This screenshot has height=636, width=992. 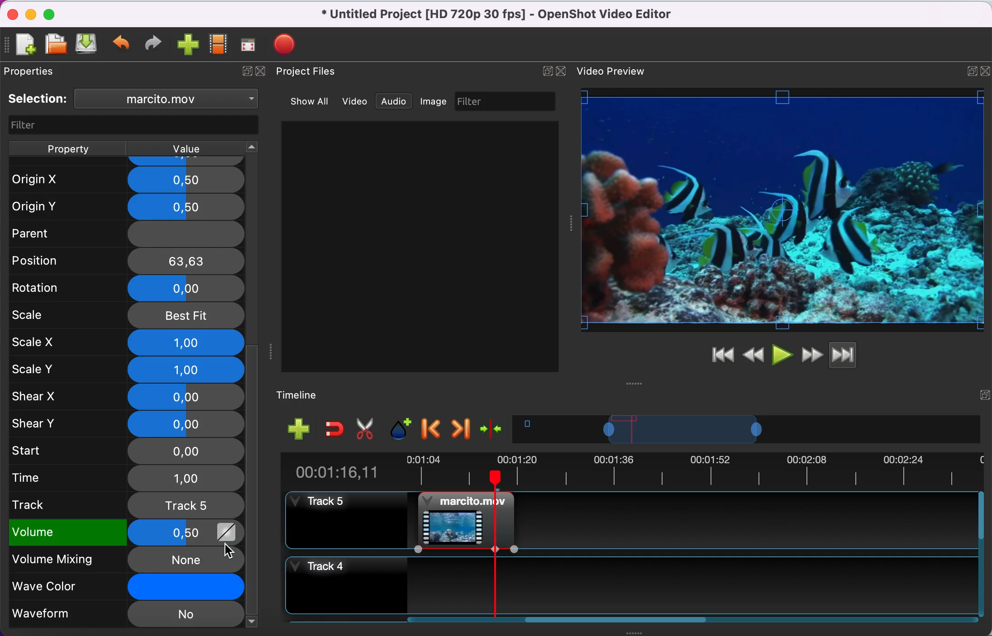 I want to click on undo, so click(x=123, y=45).